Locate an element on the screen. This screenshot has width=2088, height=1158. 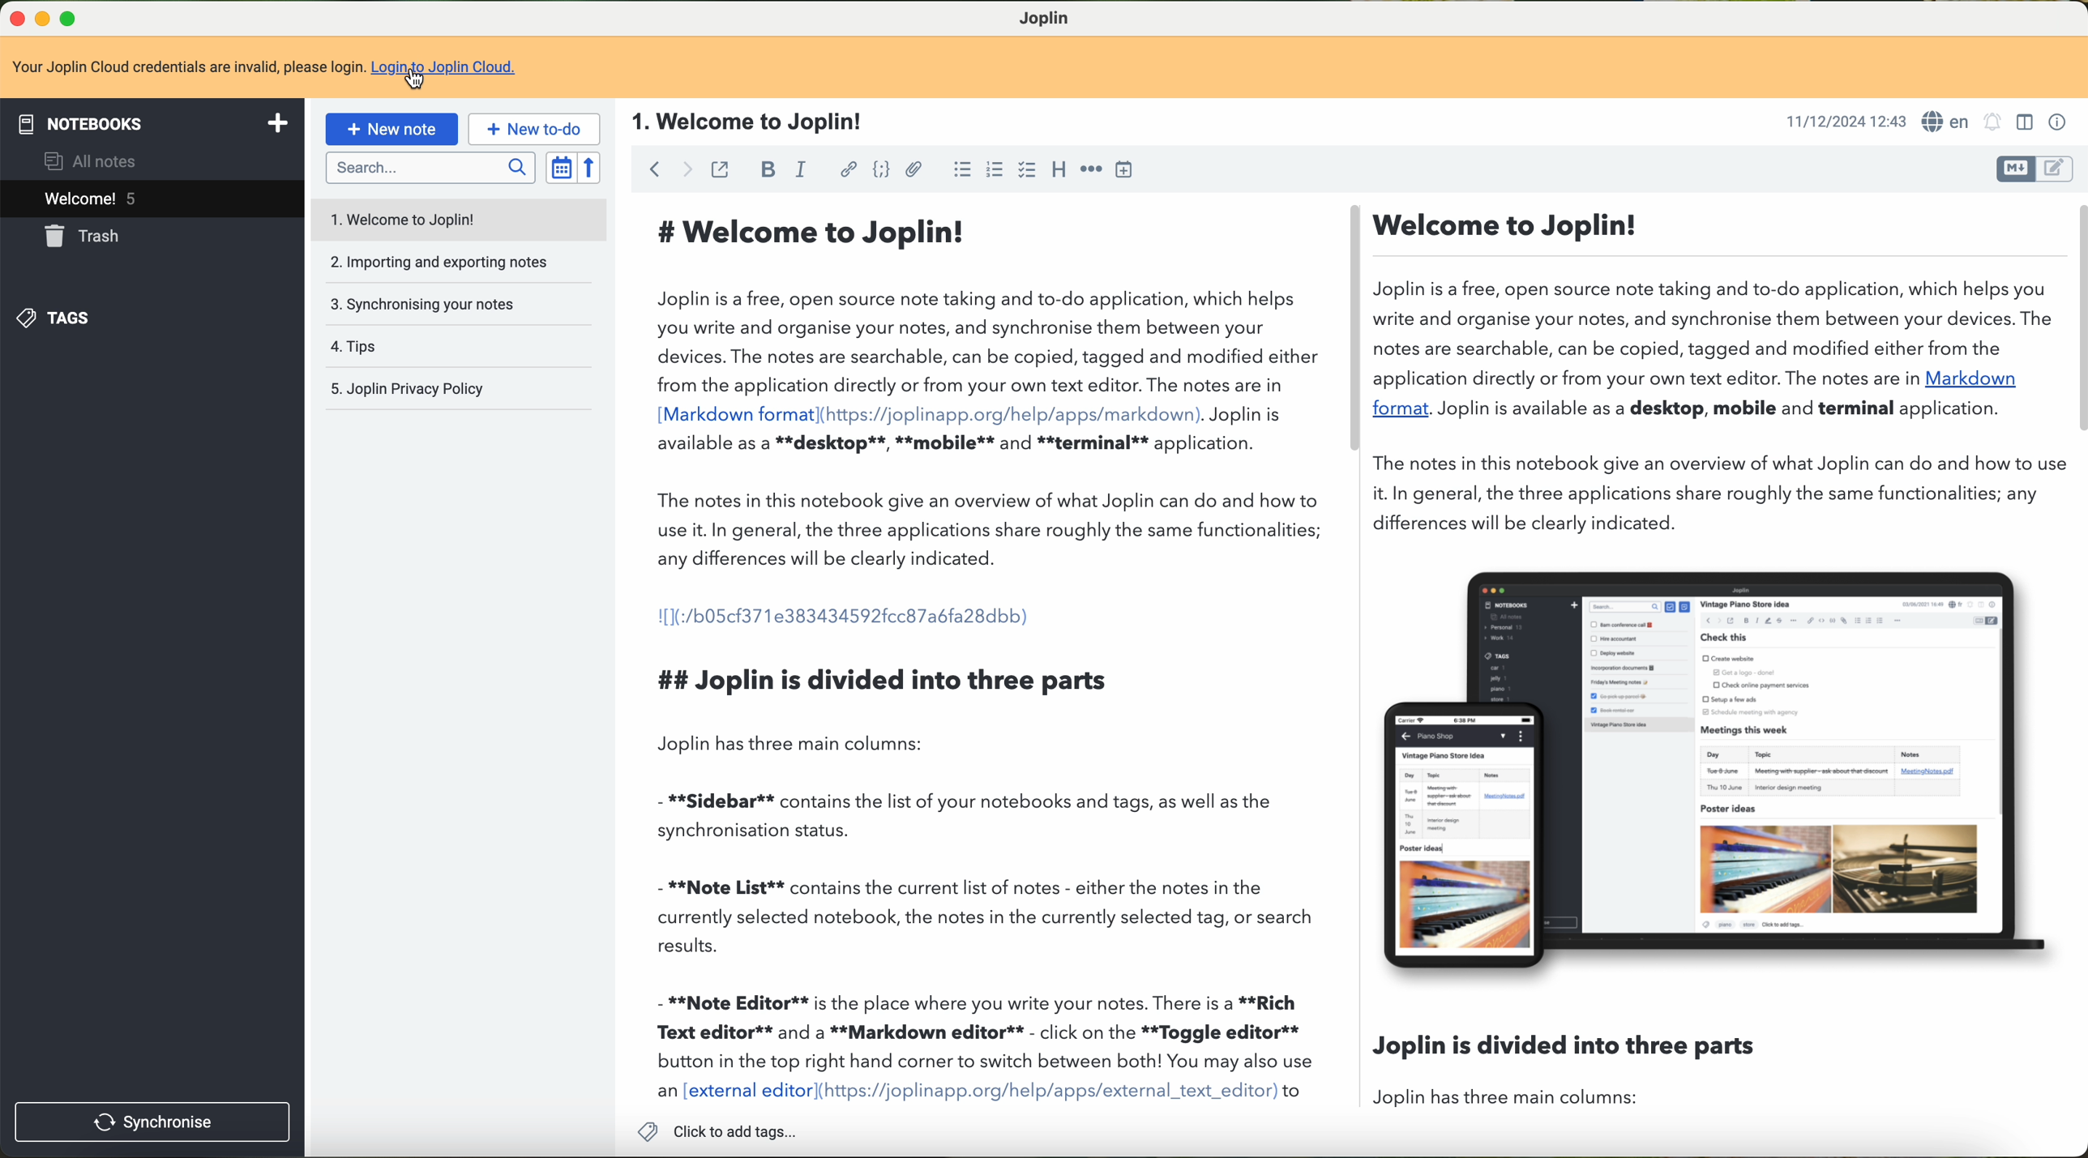
Joplin is located at coordinates (1045, 16).